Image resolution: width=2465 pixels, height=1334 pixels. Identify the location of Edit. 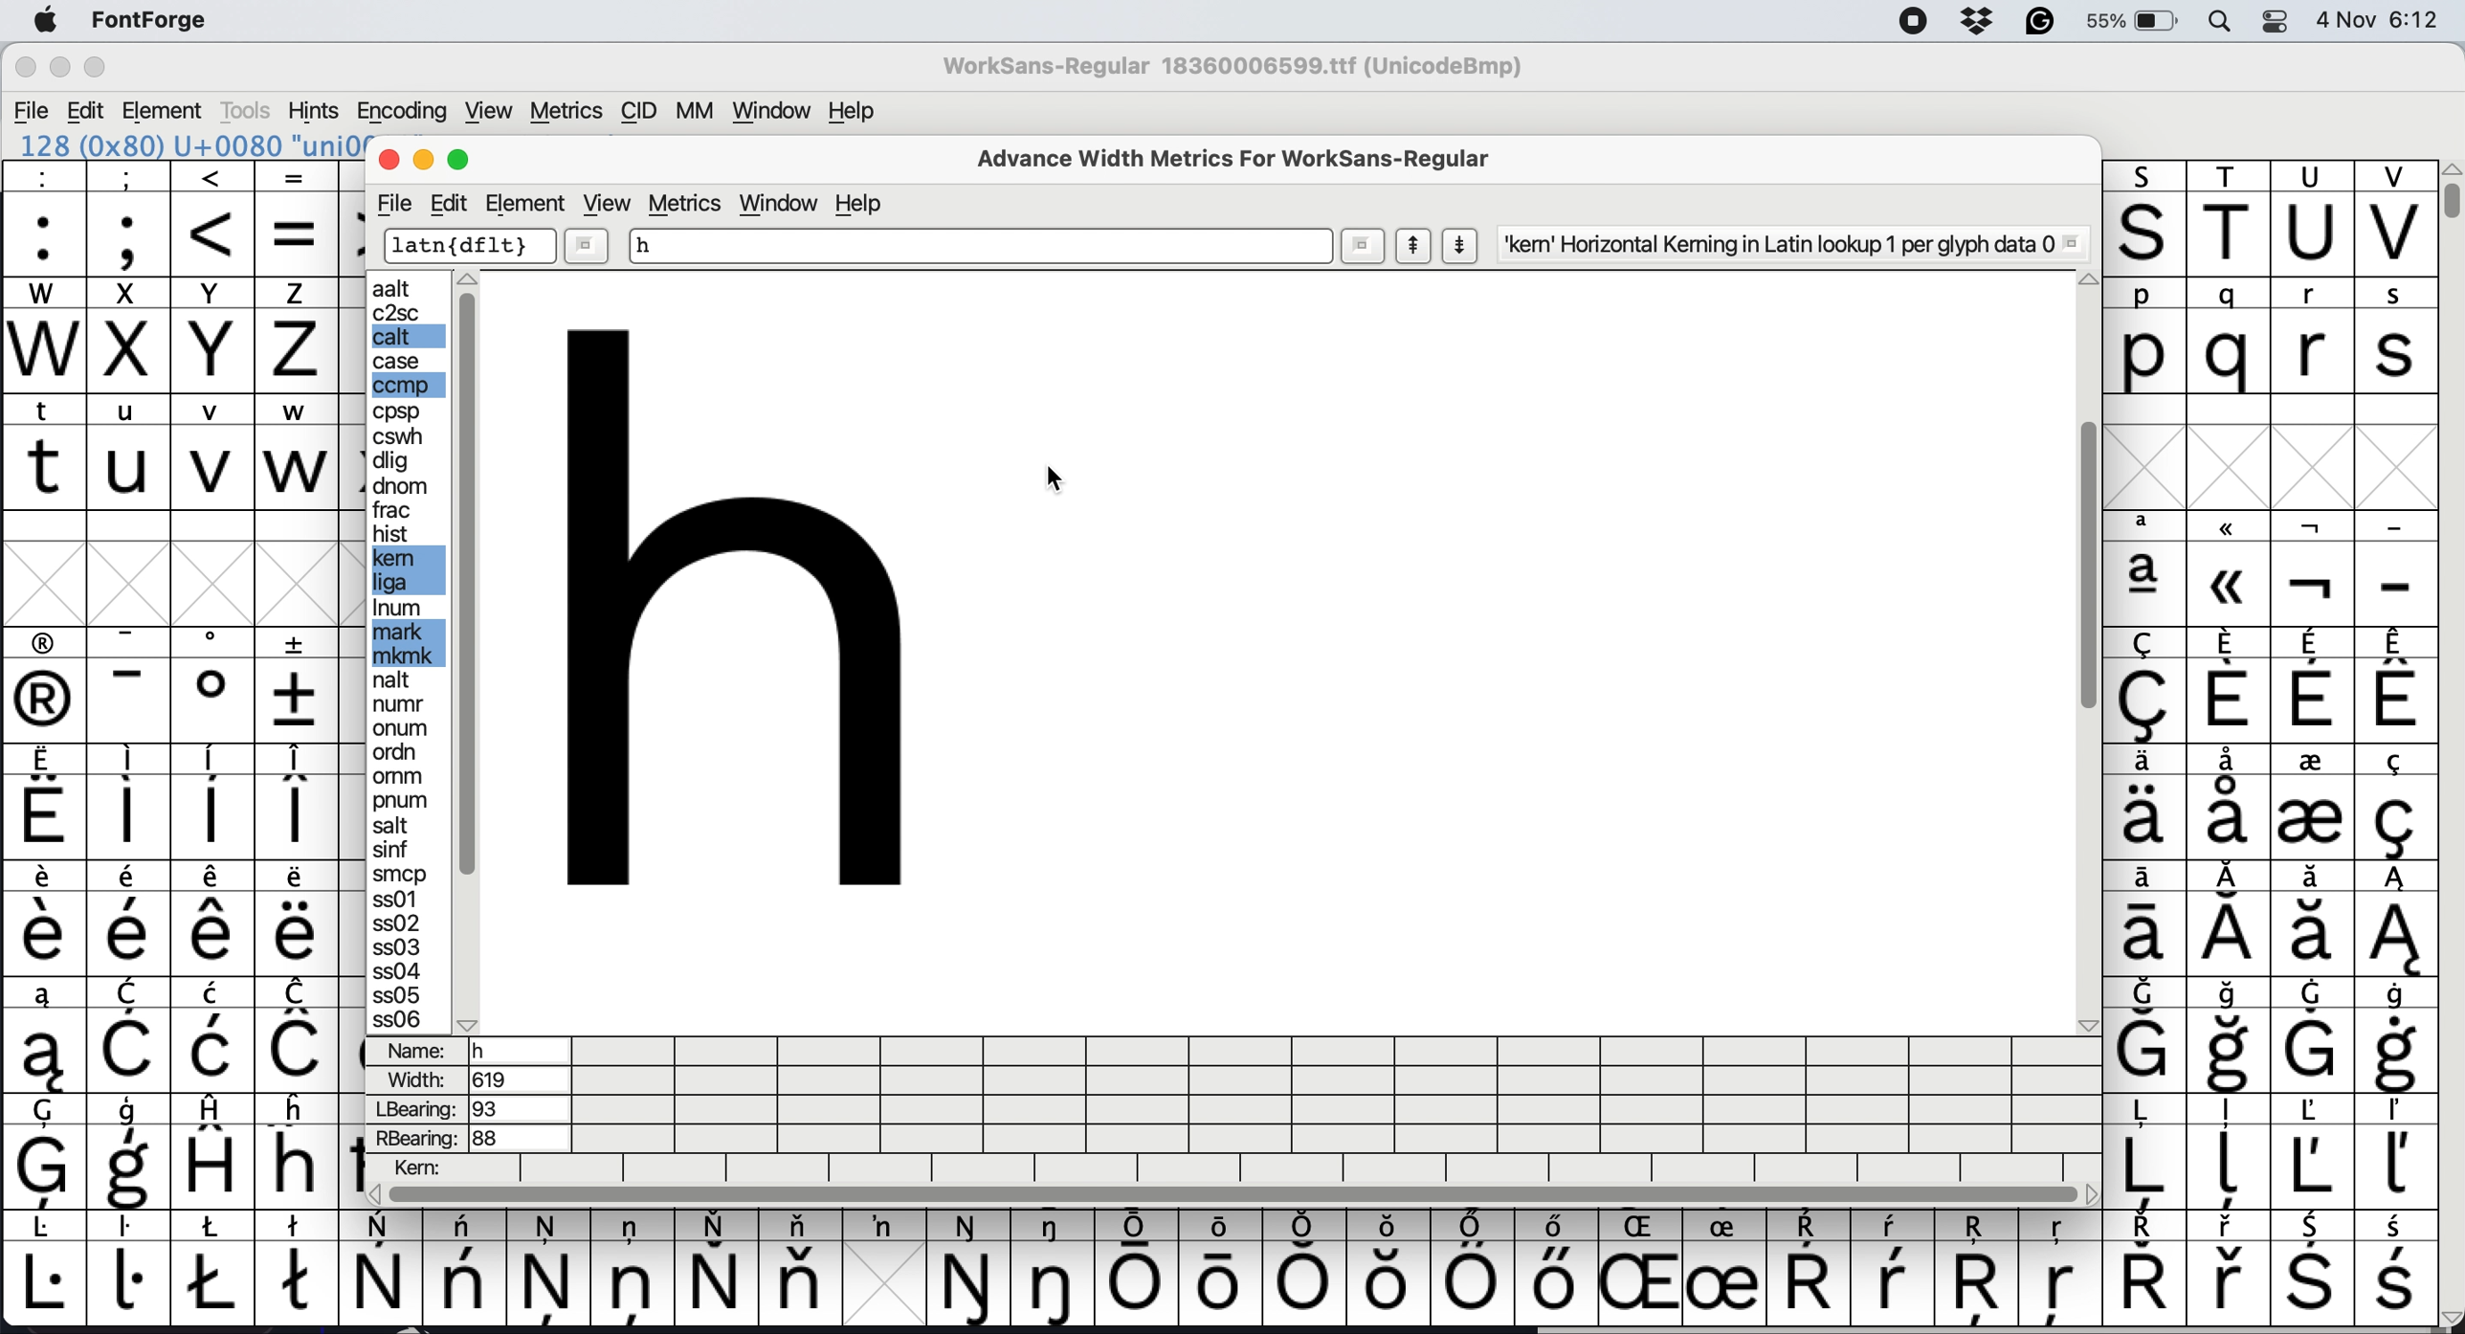
(91, 111).